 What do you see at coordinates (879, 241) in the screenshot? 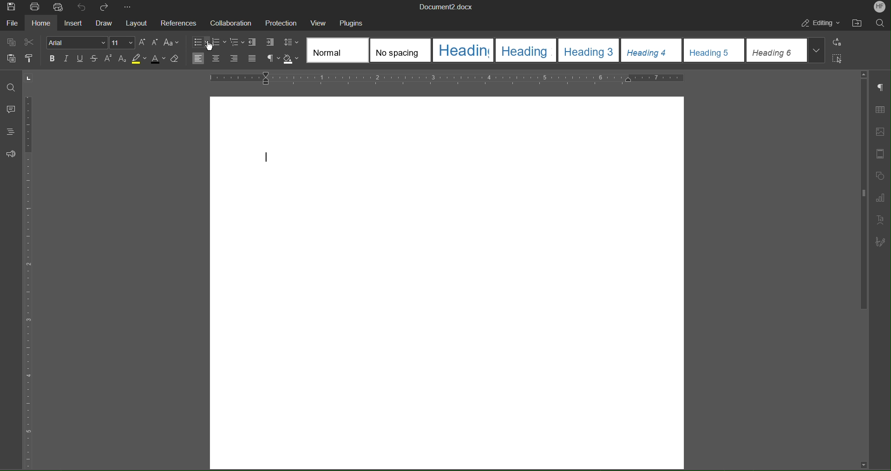
I see `Signature` at bounding box center [879, 241].